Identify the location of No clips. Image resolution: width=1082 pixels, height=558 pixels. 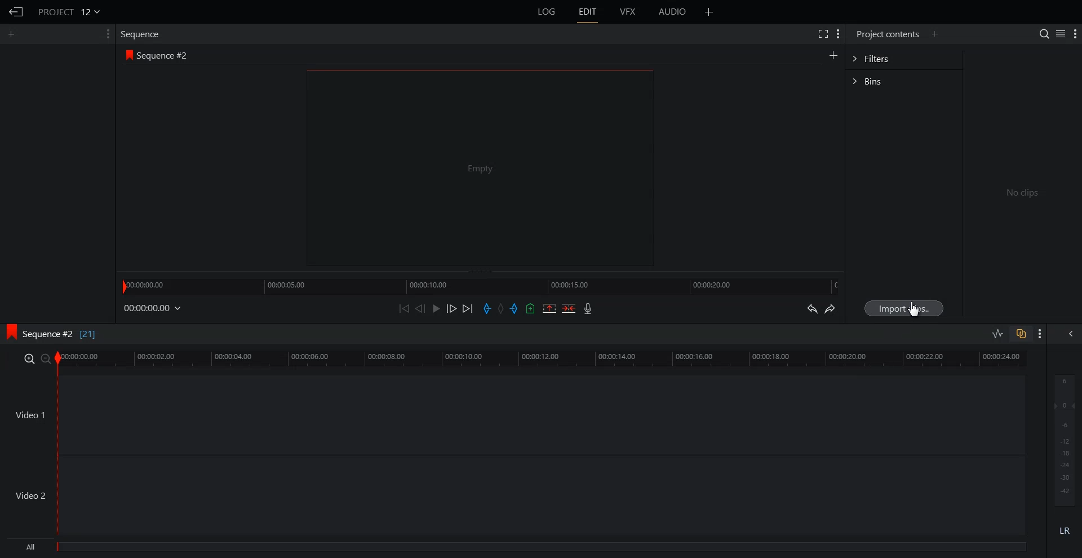
(1023, 193).